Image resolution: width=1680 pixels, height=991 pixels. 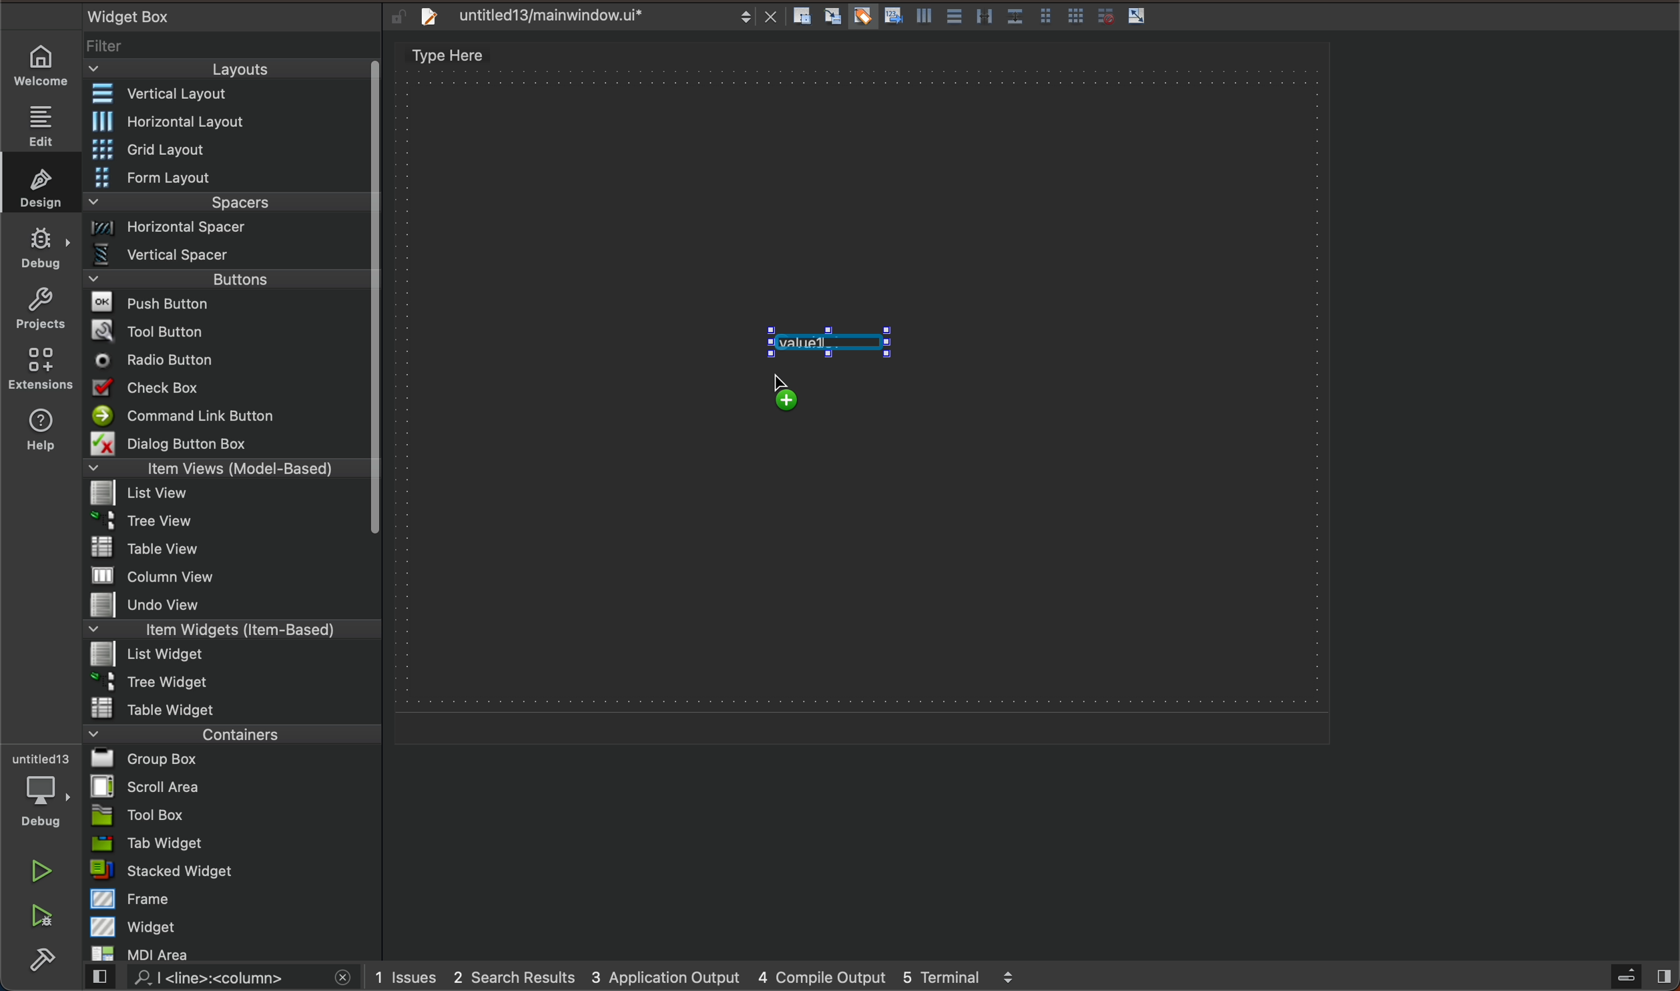 What do you see at coordinates (1014, 17) in the screenshot?
I see `` at bounding box center [1014, 17].